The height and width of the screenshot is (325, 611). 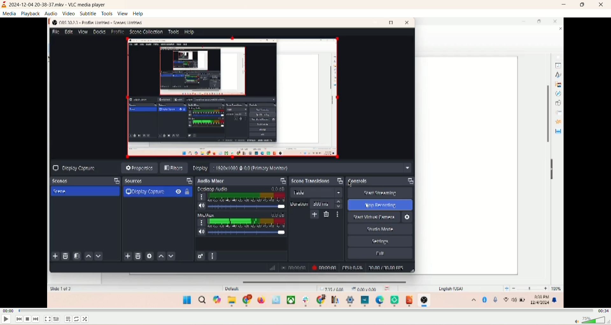 I want to click on 2024-12-23 13-38-37.mkv VLC media player, so click(x=58, y=4).